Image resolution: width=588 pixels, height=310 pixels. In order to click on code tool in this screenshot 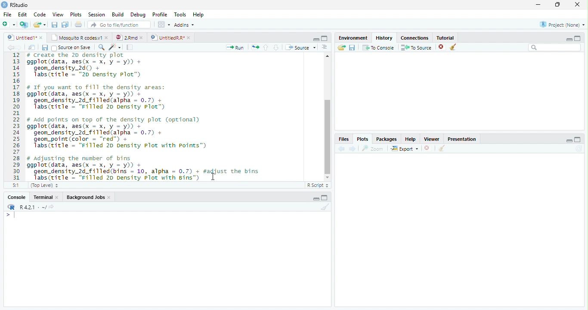, I will do `click(115, 47)`.